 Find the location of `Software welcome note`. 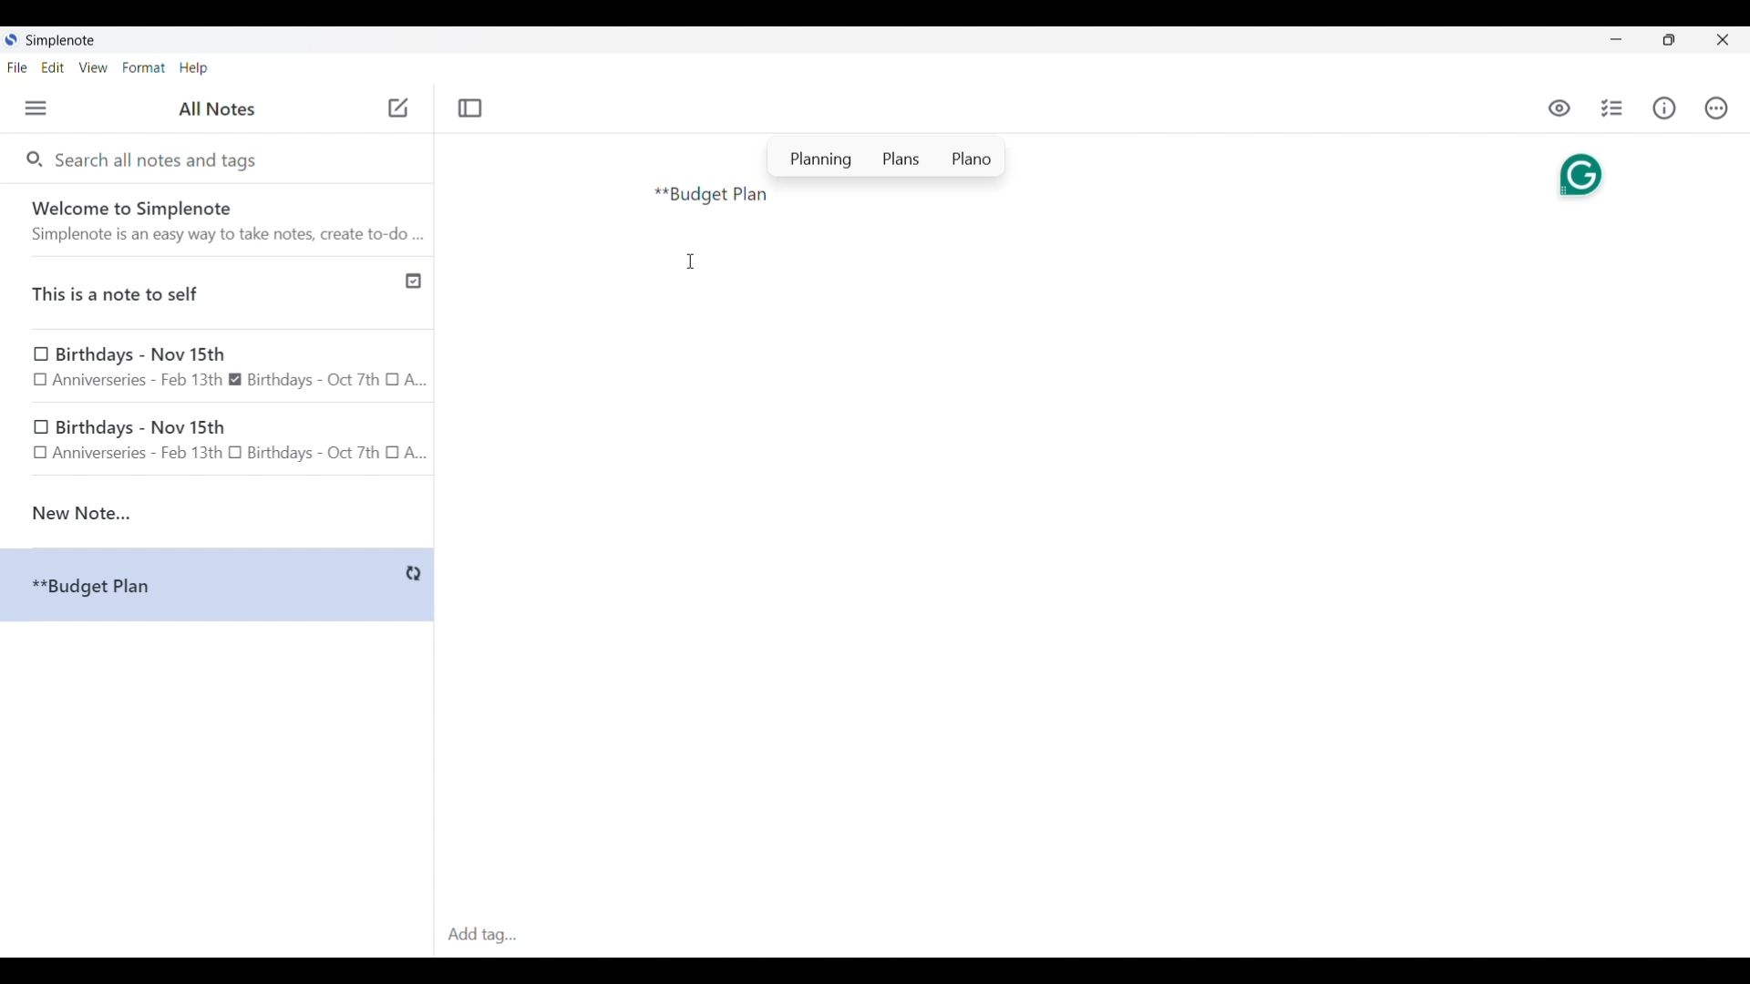

Software welcome note is located at coordinates (221, 220).